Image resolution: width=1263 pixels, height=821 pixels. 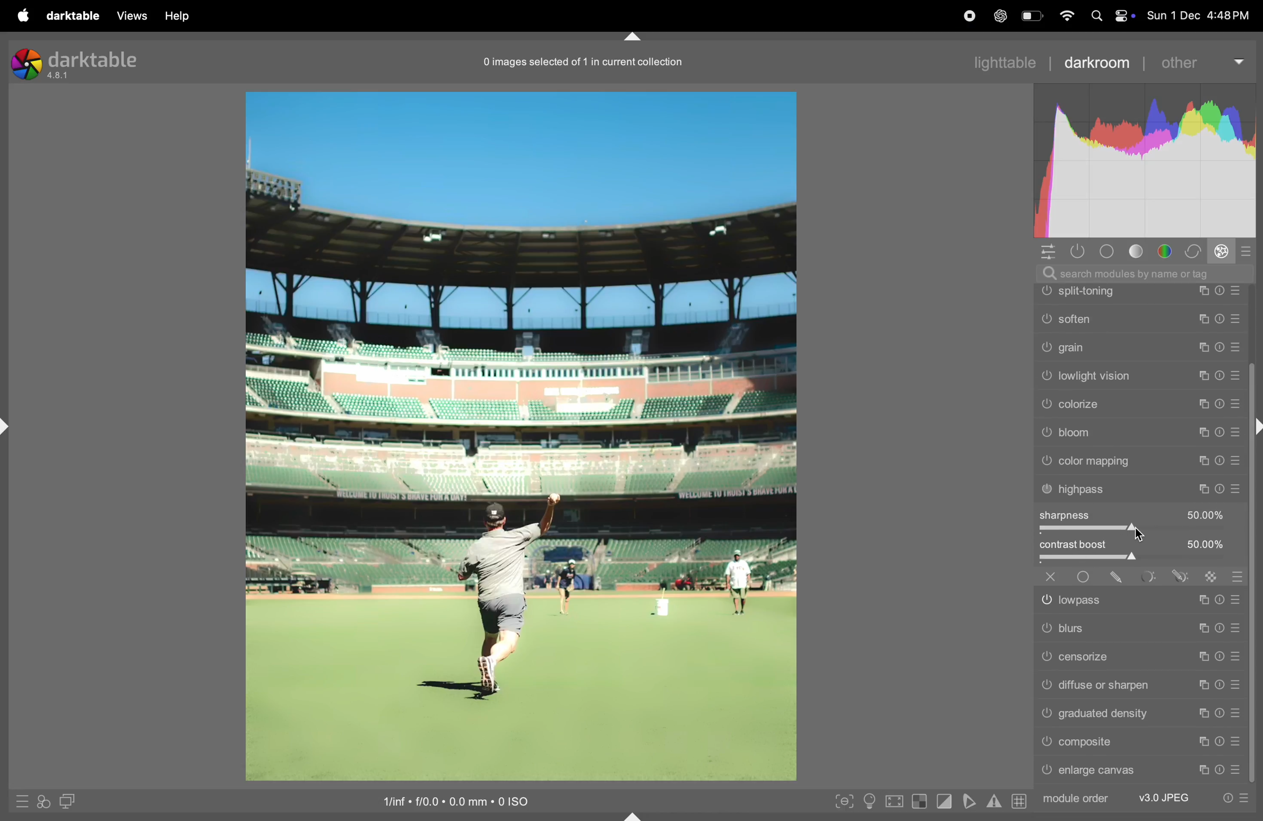 What do you see at coordinates (1139, 291) in the screenshot?
I see `watermark` at bounding box center [1139, 291].